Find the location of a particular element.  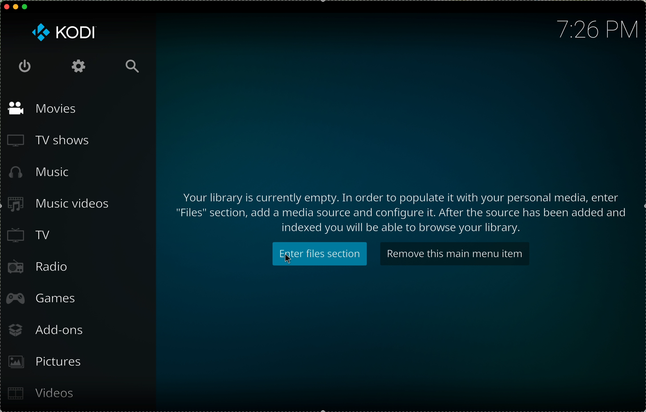

Music option is located at coordinates (39, 173).